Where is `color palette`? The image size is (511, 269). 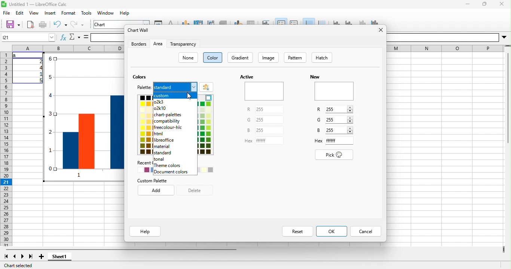 color palette is located at coordinates (206, 125).